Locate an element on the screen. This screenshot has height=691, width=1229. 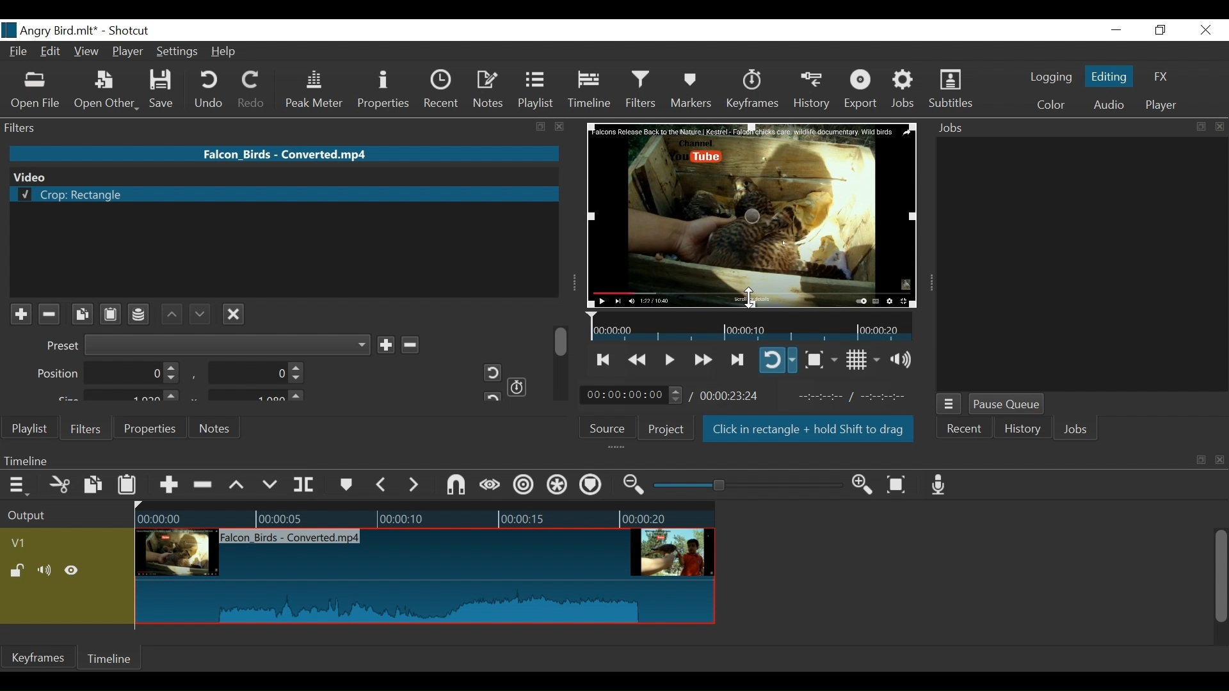
Properties is located at coordinates (385, 91).